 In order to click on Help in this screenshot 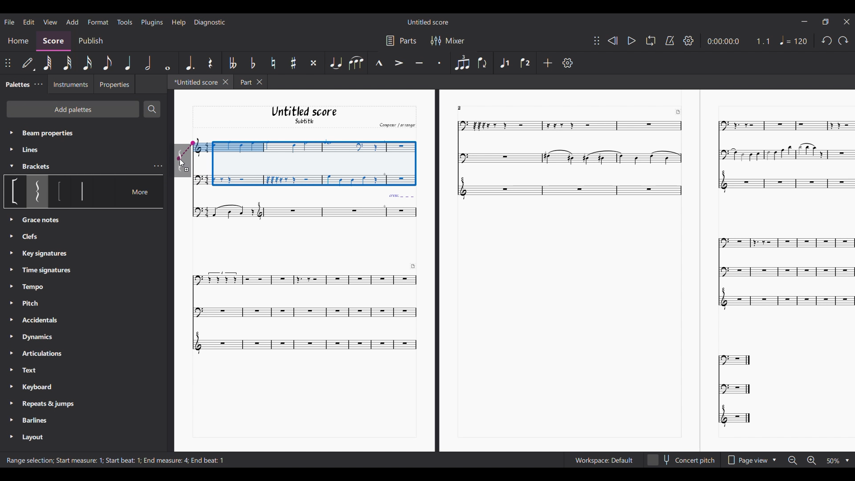, I will do `click(178, 23)`.